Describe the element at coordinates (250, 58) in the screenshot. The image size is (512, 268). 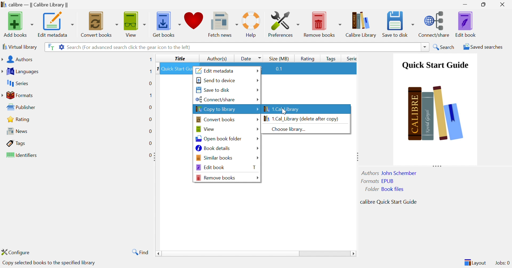
I see `Date` at that location.